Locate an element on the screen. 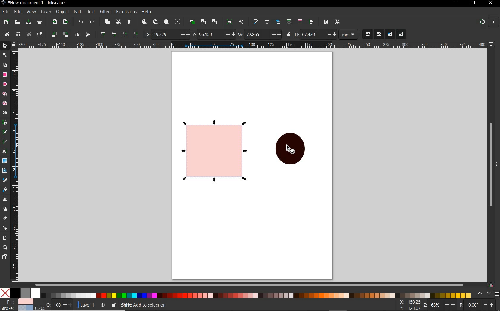  select tool is located at coordinates (5, 45).